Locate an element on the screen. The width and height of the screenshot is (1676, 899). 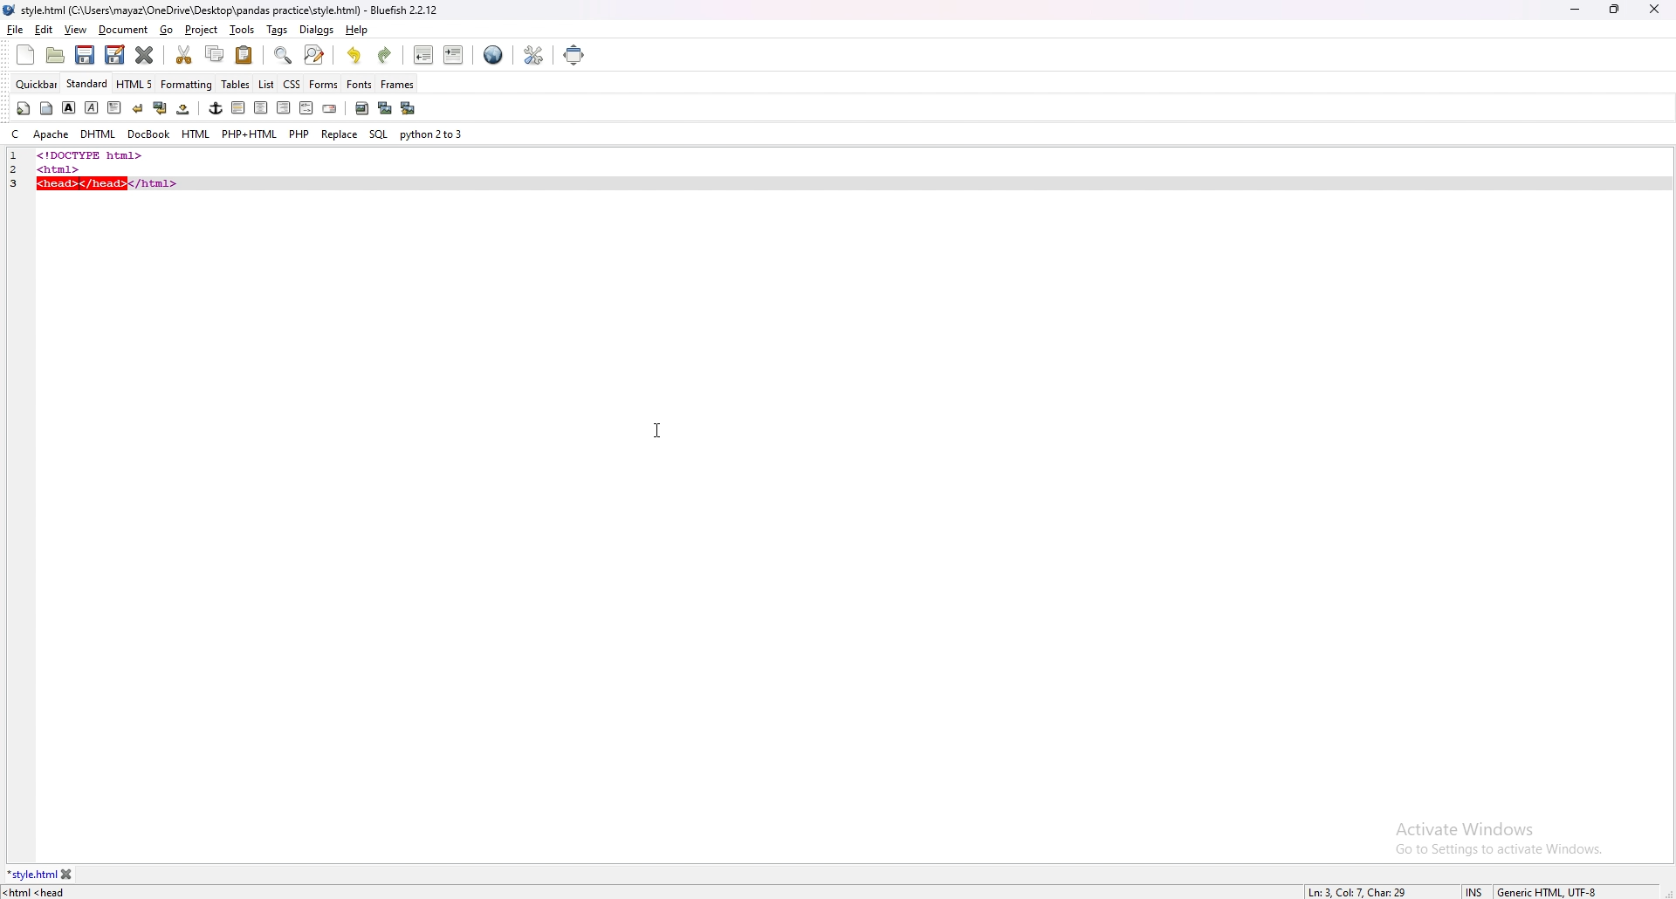
tables is located at coordinates (237, 85).